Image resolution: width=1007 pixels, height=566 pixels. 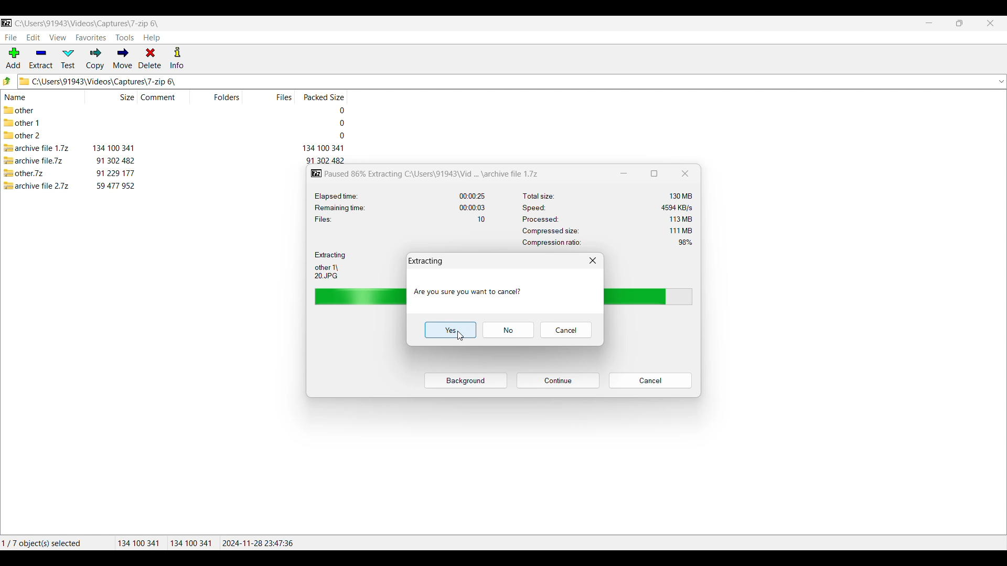 I want to click on Folders column, so click(x=225, y=97).